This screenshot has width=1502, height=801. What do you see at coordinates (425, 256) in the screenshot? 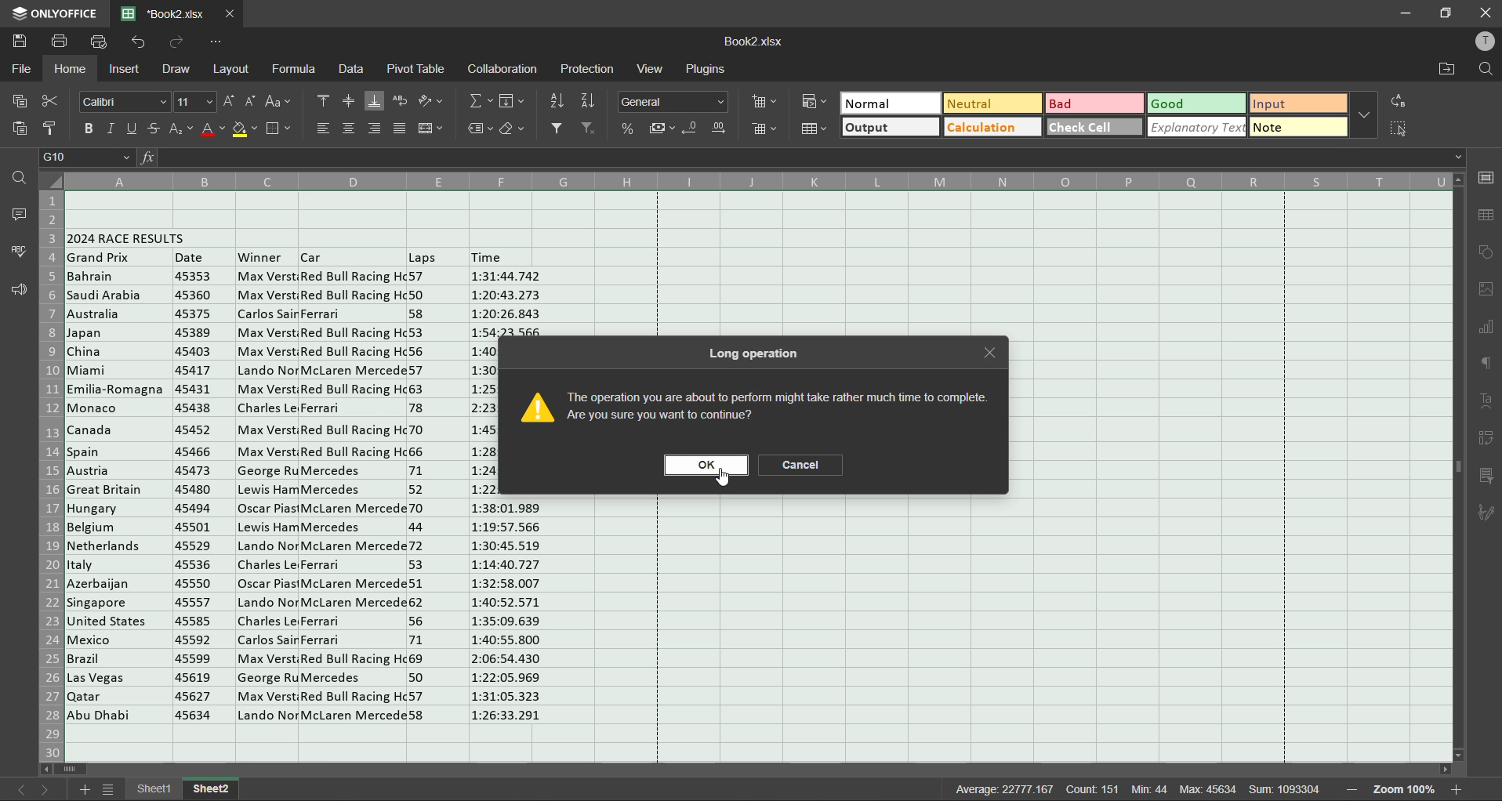
I see `` at bounding box center [425, 256].